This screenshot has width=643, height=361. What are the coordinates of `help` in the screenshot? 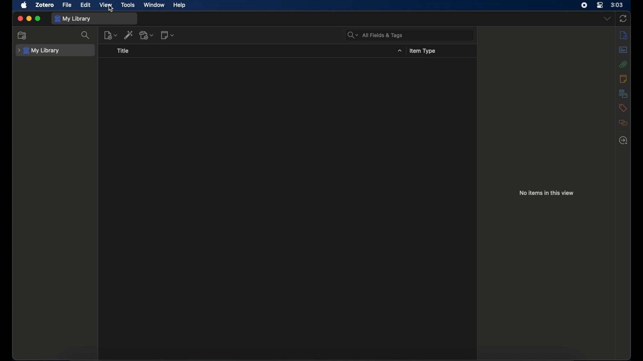 It's located at (179, 5).